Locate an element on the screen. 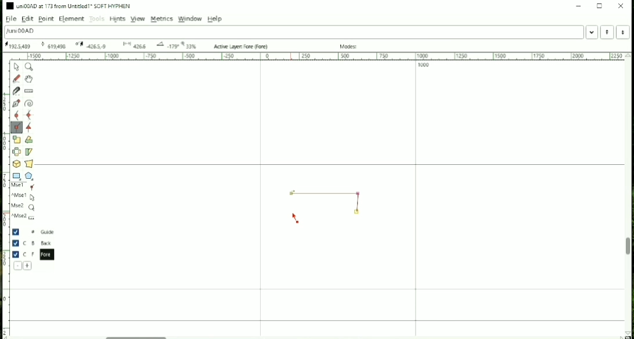 This screenshot has height=339, width=634. Back is located at coordinates (34, 243).